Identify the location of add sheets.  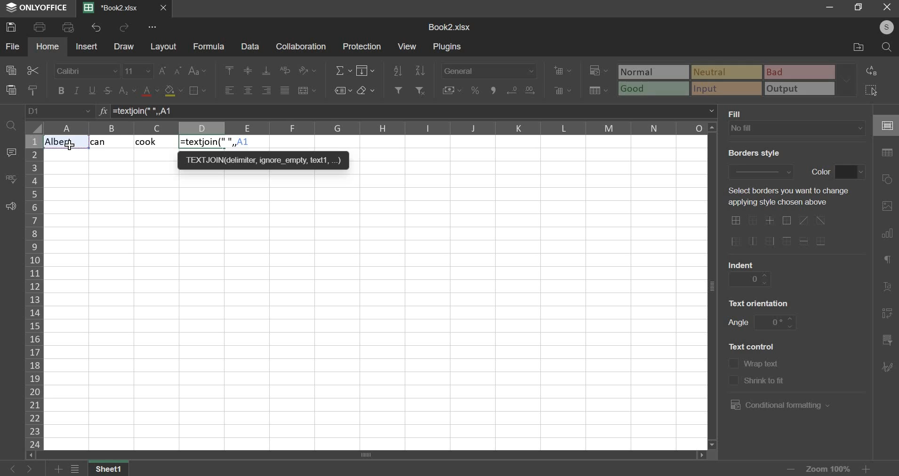
(58, 469).